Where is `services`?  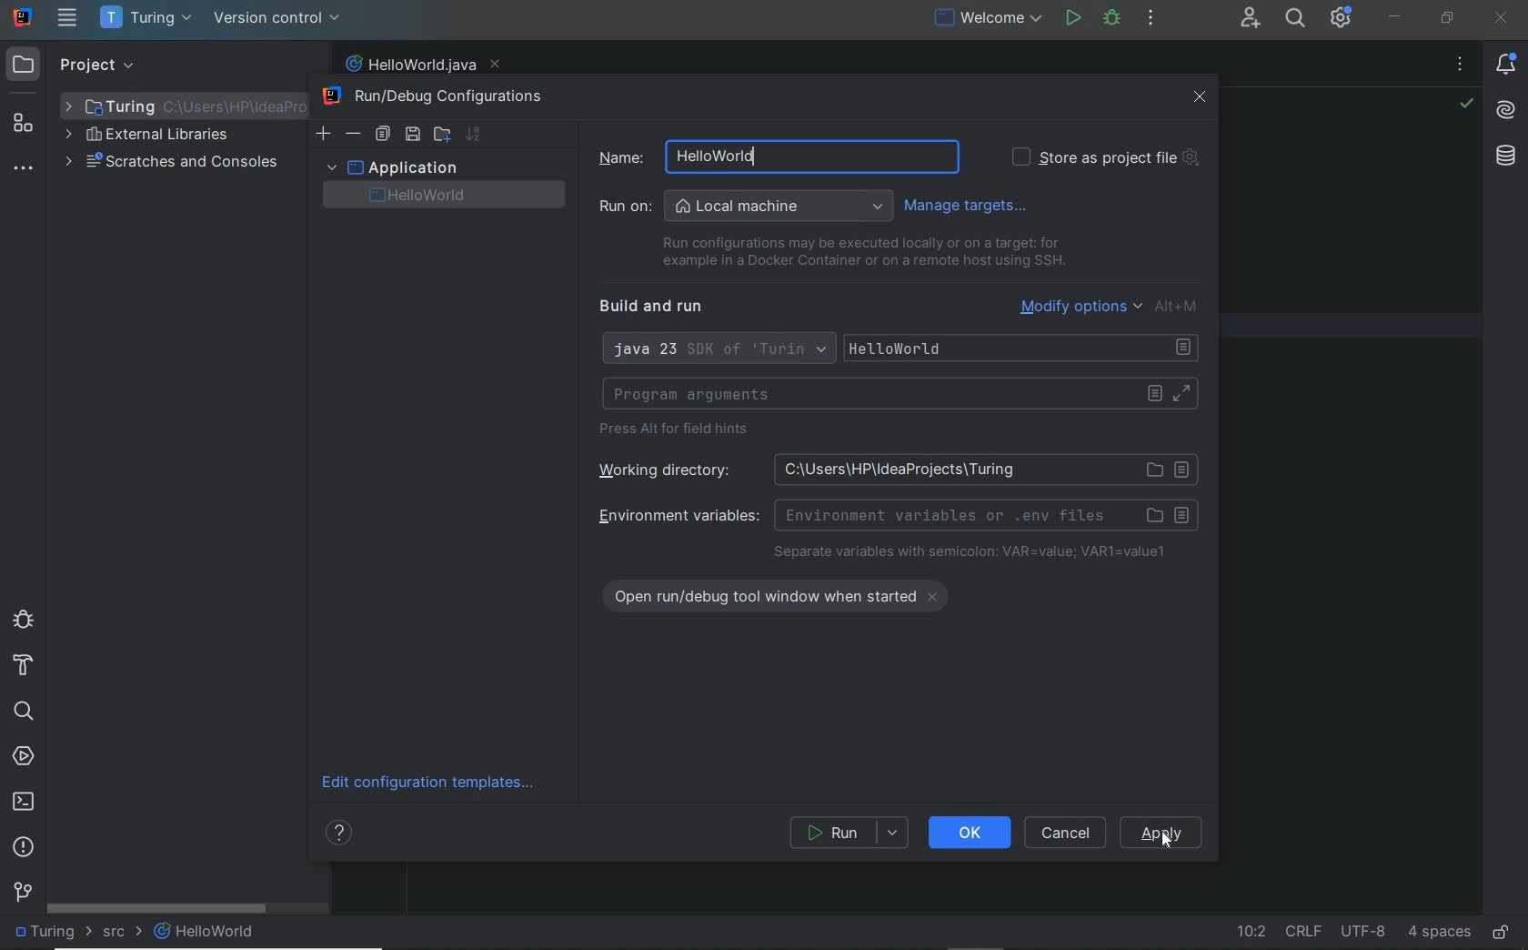
services is located at coordinates (24, 758).